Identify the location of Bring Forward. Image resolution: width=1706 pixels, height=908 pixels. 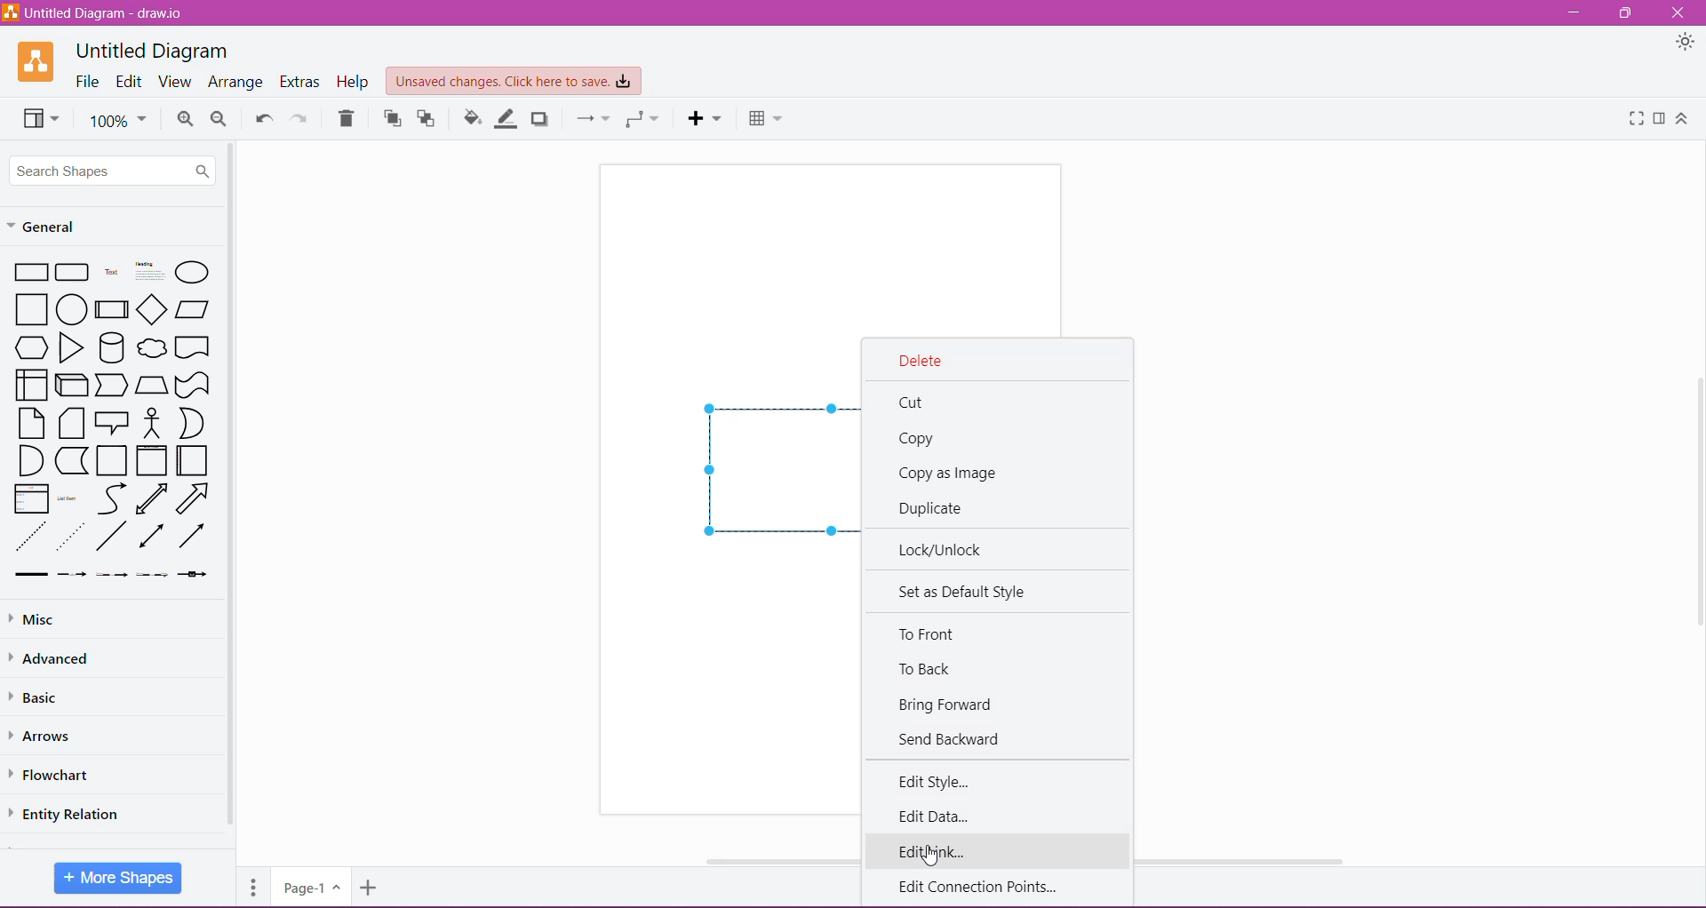
(946, 705).